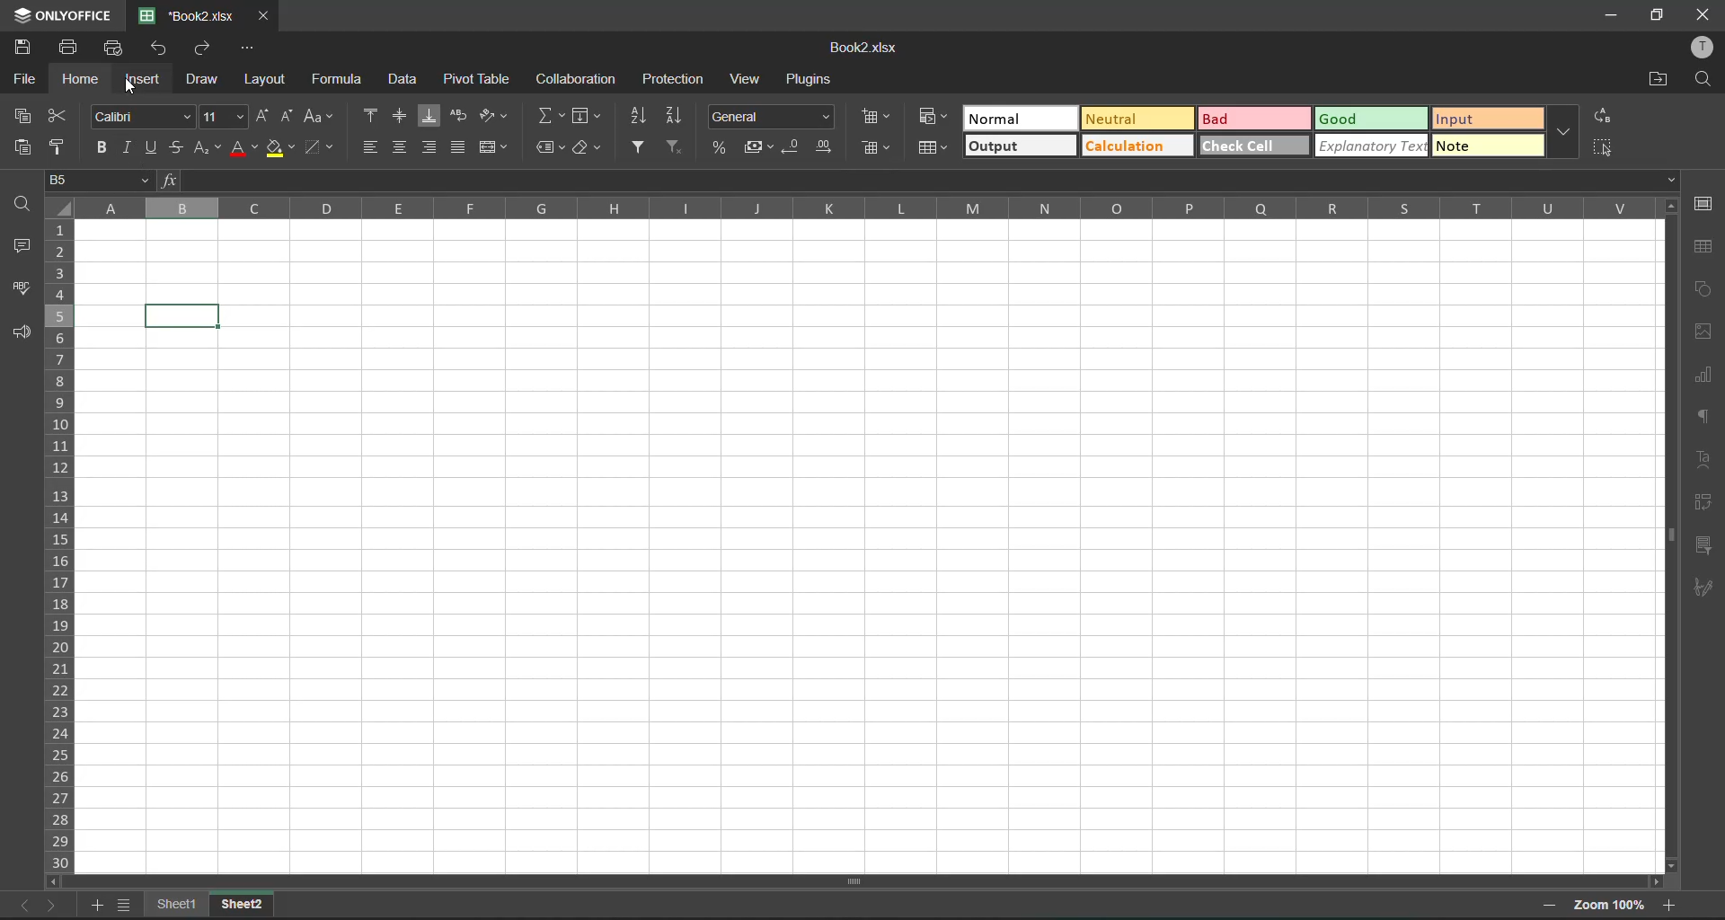 This screenshot has width=1725, height=920. I want to click on undo, so click(162, 49).